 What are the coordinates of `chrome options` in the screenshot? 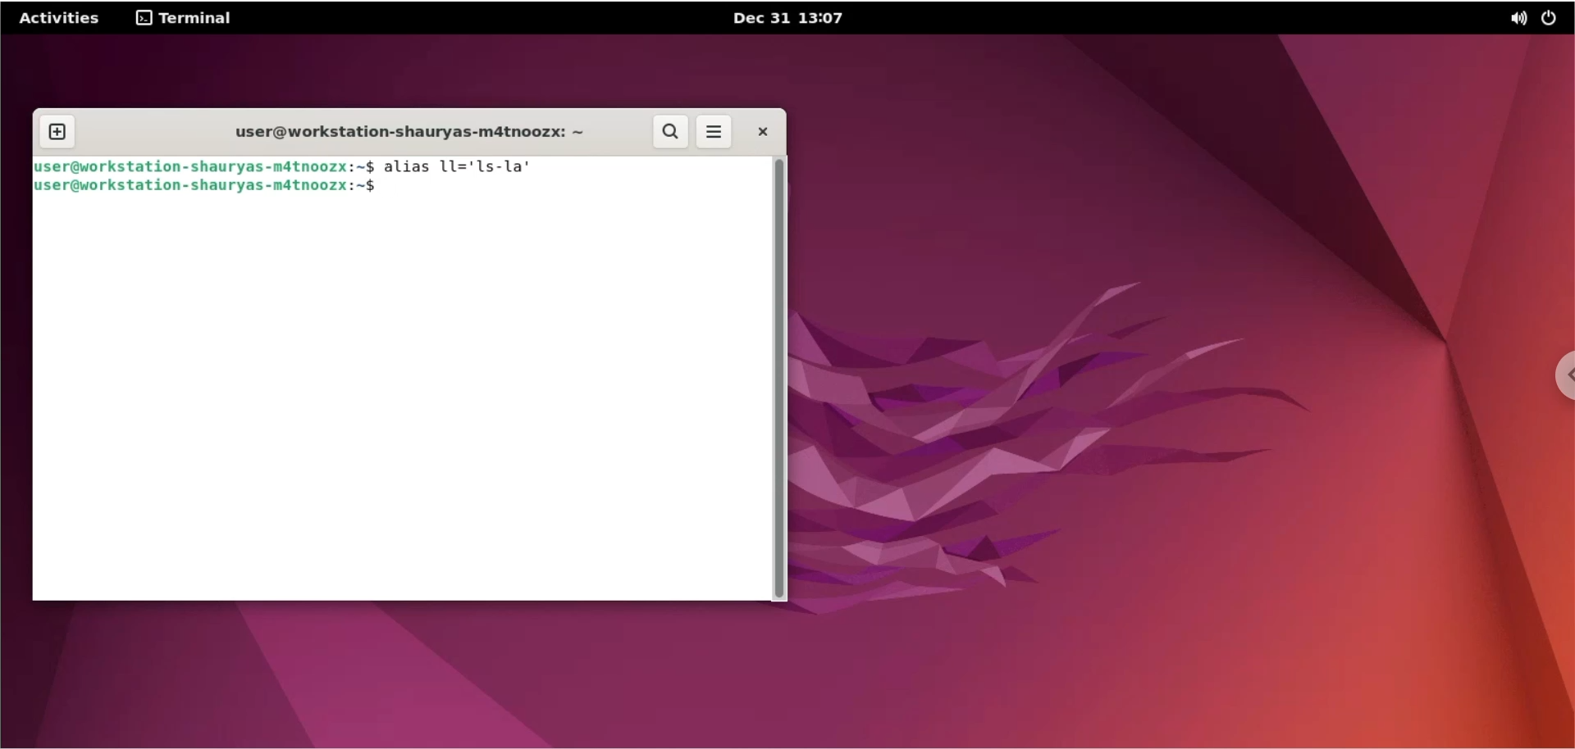 It's located at (1559, 383).